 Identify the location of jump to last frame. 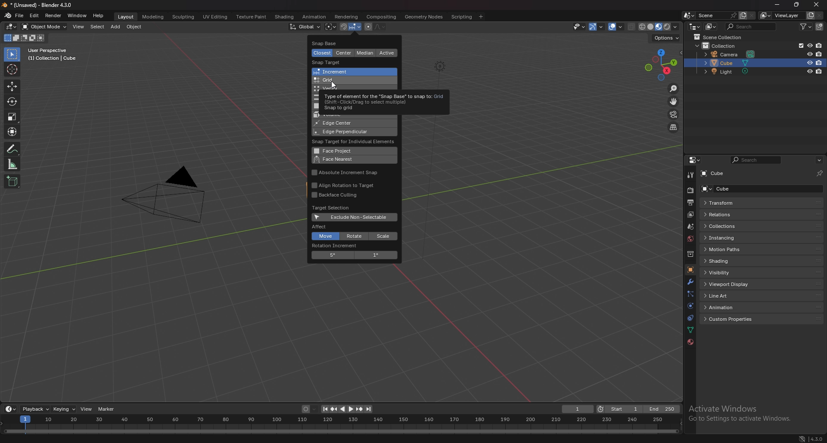
(368, 409).